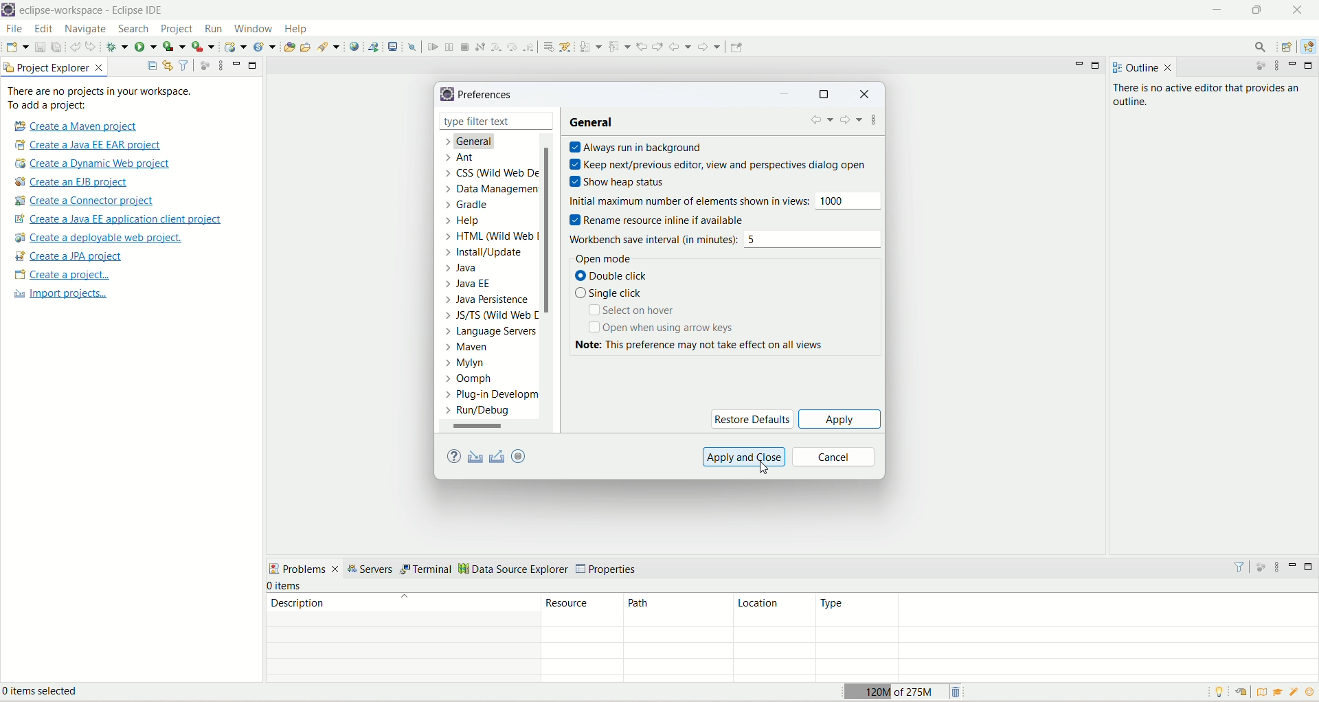 This screenshot has height=702, width=1319. What do you see at coordinates (583, 610) in the screenshot?
I see `resources` at bounding box center [583, 610].